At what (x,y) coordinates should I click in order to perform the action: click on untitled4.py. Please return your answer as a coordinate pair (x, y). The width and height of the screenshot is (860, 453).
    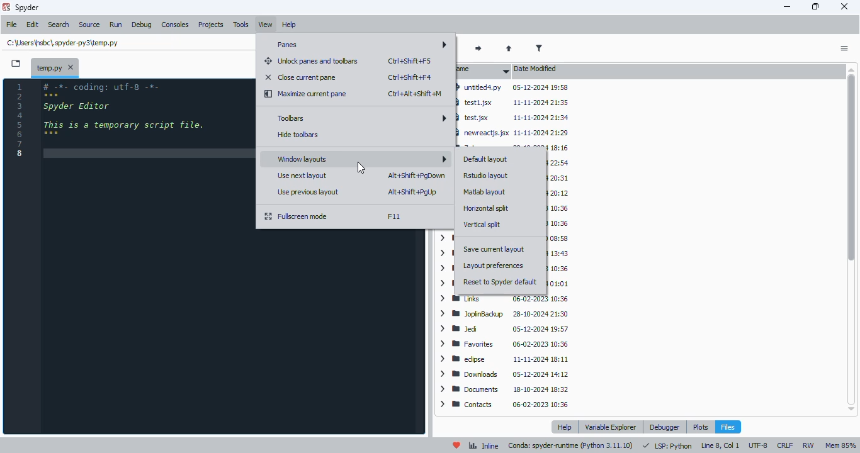
    Looking at the image, I should click on (512, 87).